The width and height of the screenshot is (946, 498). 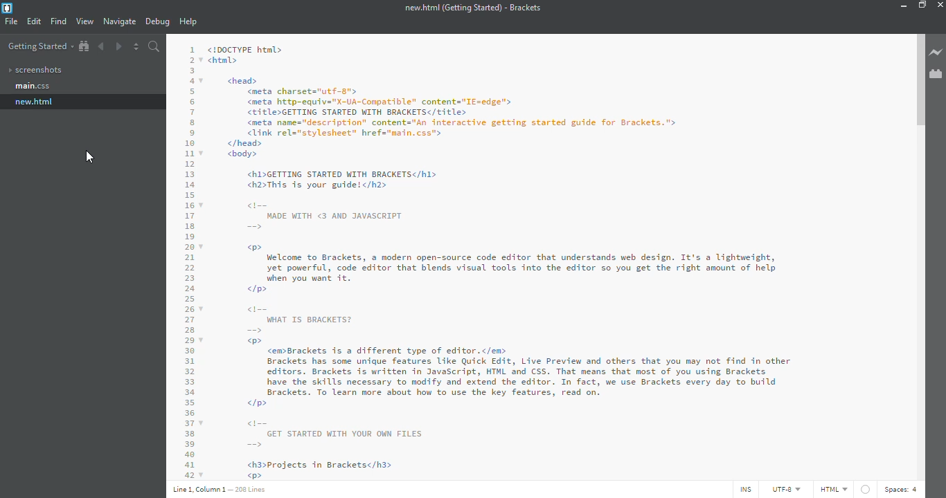 I want to click on debug, so click(x=157, y=22).